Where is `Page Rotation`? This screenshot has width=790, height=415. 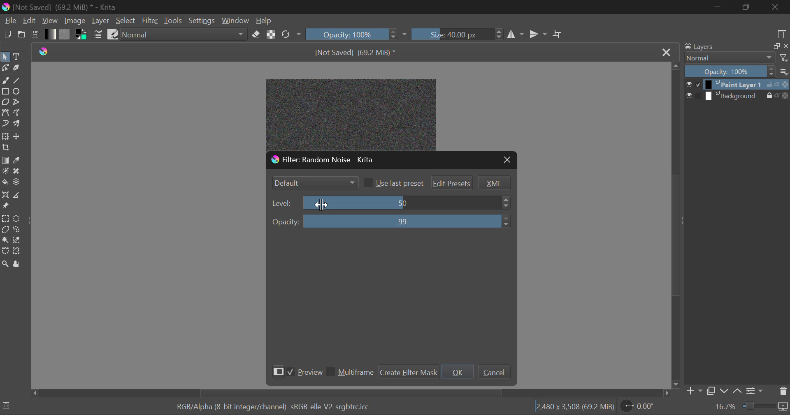
Page Rotation is located at coordinates (639, 407).